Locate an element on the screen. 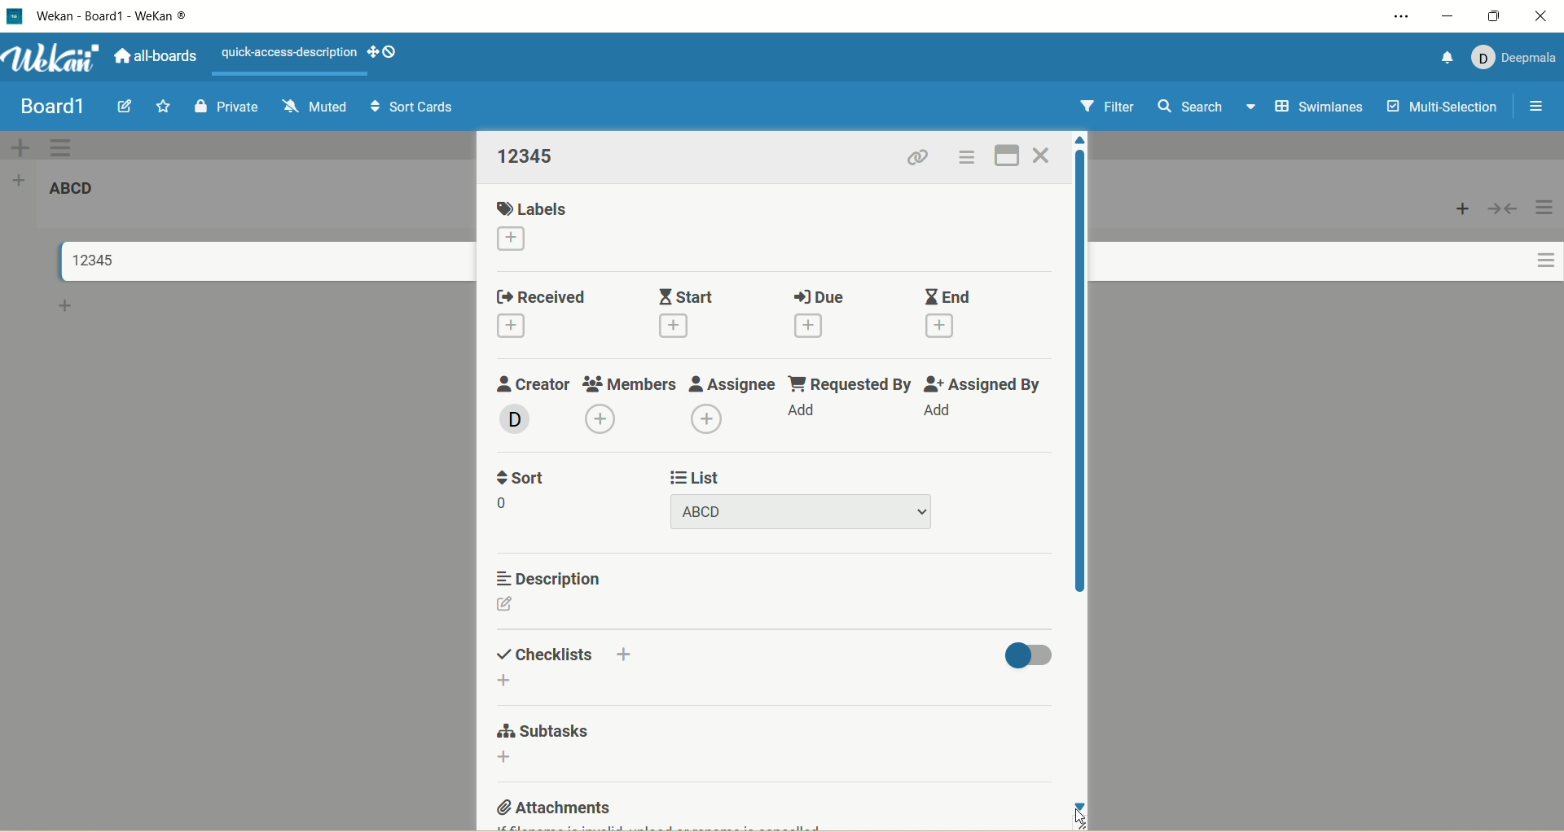  vertical scroll bar is located at coordinates (1079, 393).